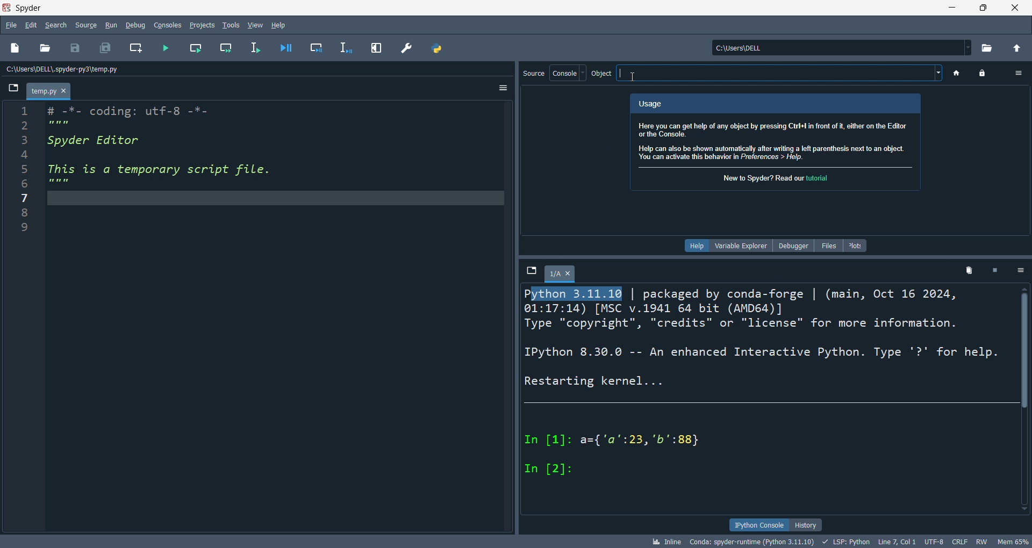 The height and width of the screenshot is (548, 1032). Describe the element at coordinates (960, 541) in the screenshot. I see `CRLF` at that location.